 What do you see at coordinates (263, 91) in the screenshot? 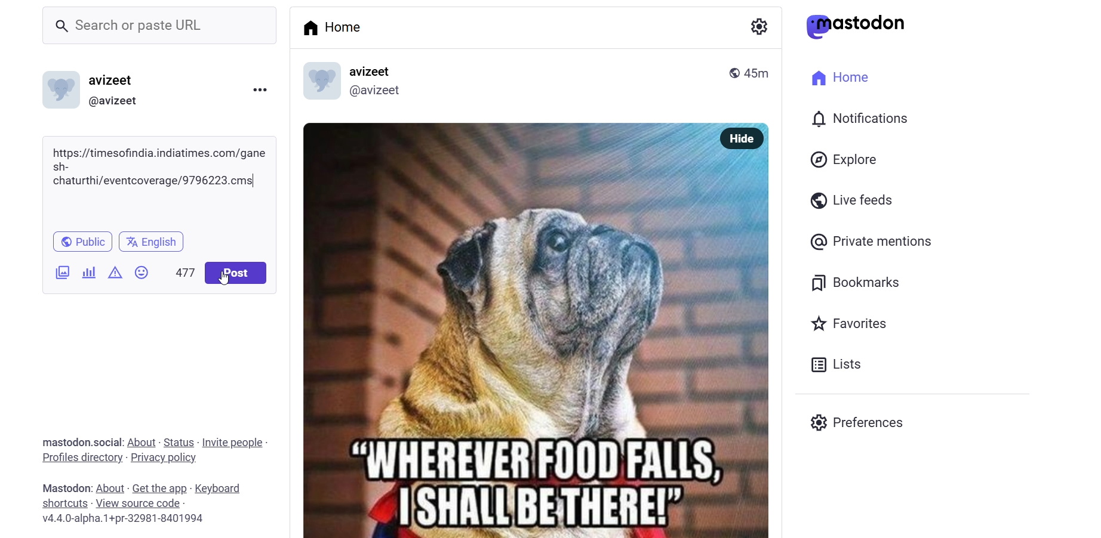
I see `more option` at bounding box center [263, 91].